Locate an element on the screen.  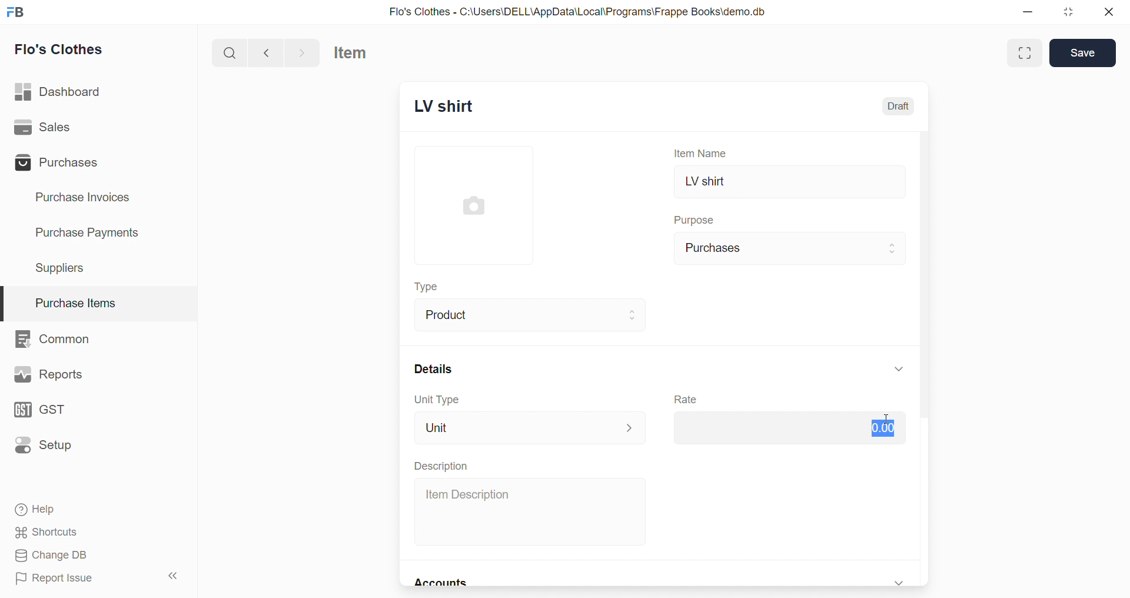
minimize is located at coordinates (1032, 12).